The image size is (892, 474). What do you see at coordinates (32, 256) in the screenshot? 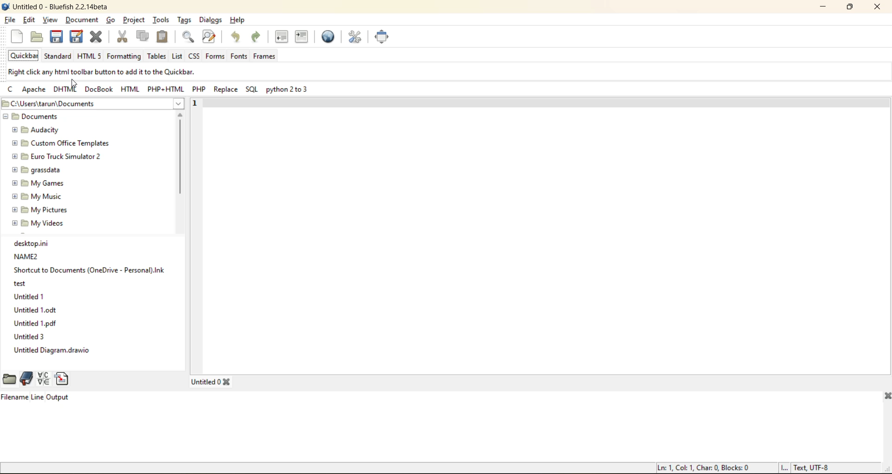
I see `NAME2` at bounding box center [32, 256].